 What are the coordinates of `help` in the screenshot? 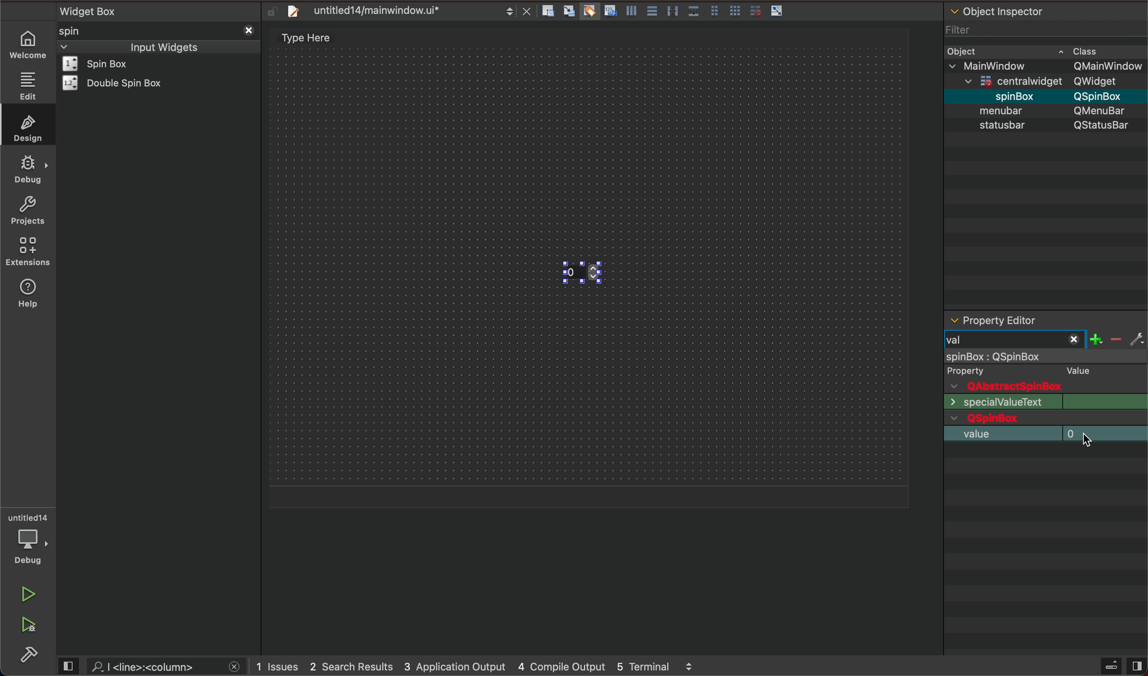 It's located at (32, 298).